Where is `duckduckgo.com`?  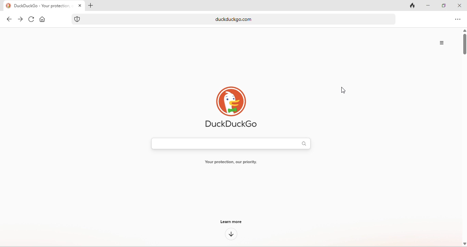
duckduckgo.com is located at coordinates (243, 19).